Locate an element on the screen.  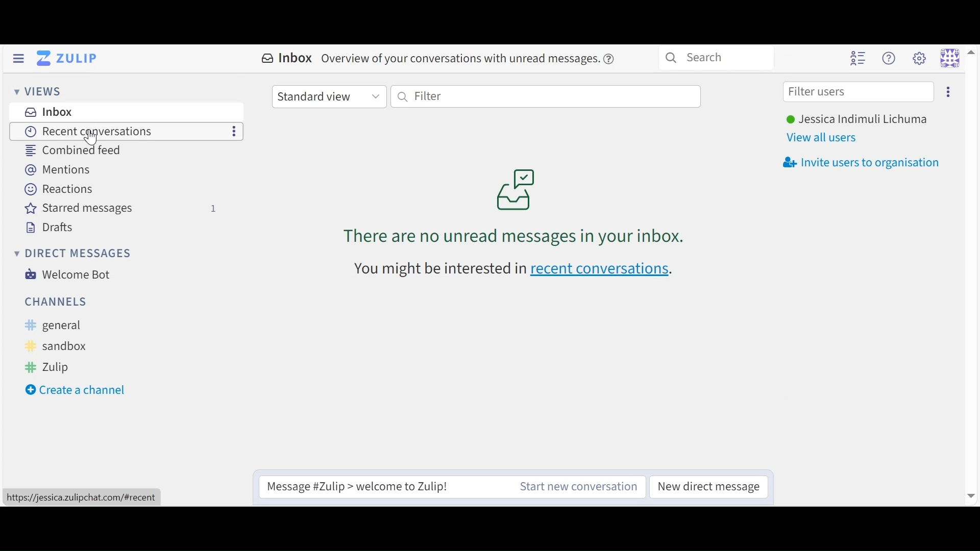
View All users is located at coordinates (825, 137).